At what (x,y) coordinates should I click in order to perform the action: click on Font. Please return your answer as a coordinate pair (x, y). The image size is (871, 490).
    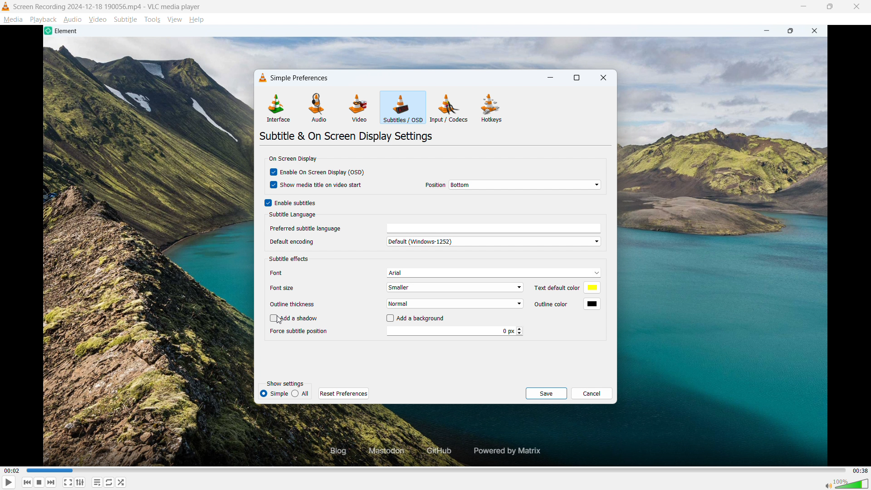
    Looking at the image, I should click on (292, 272).